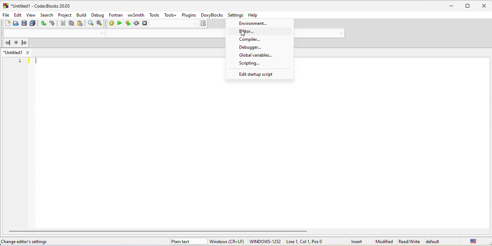 The width and height of the screenshot is (492, 246). I want to click on debug, so click(98, 15).